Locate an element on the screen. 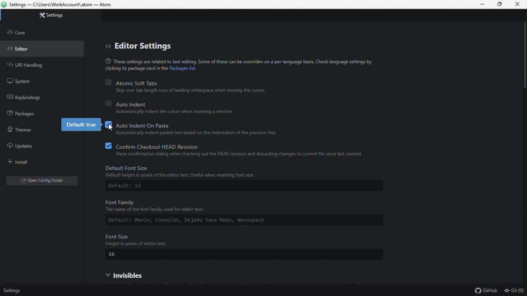 The width and height of the screenshot is (527, 296). ‘Show confirmation dialog when checking out the HEAD revision and discarding changes to current file since last commit. is located at coordinates (242, 154).